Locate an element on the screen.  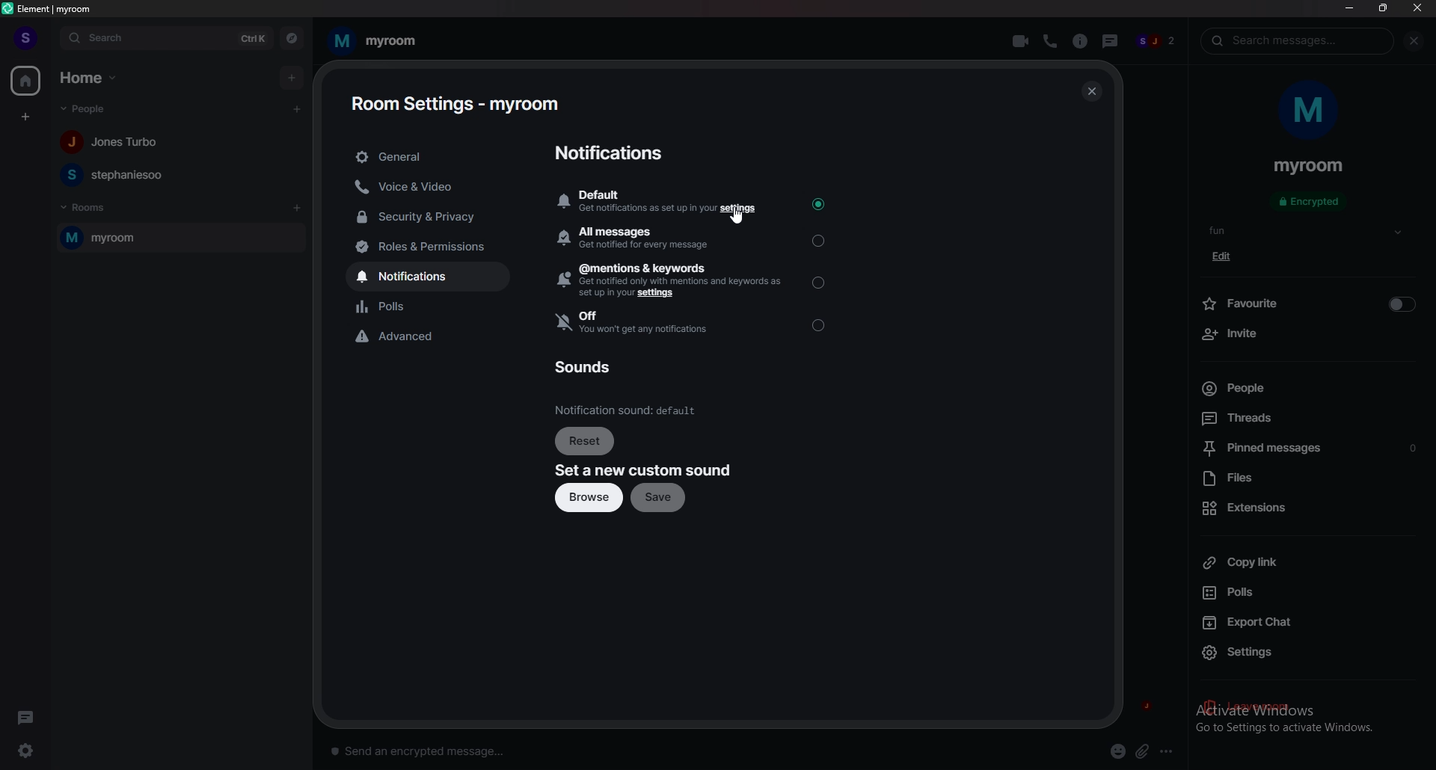
close info is located at coordinates (1411, 41).